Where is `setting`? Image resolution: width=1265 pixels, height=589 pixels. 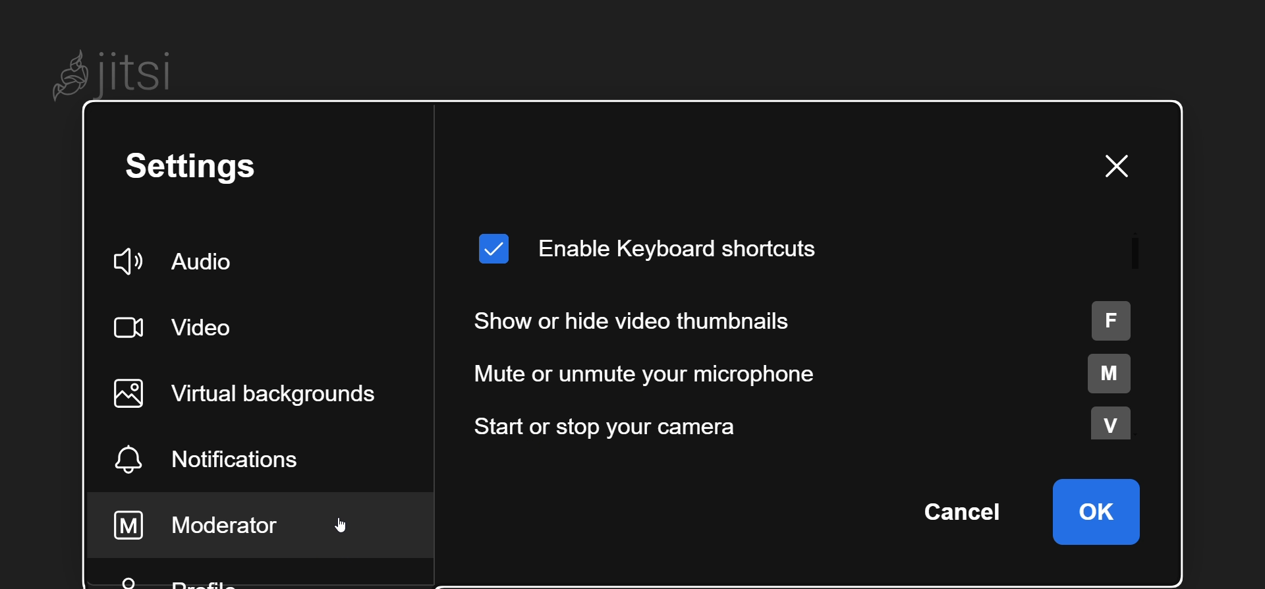
setting is located at coordinates (197, 168).